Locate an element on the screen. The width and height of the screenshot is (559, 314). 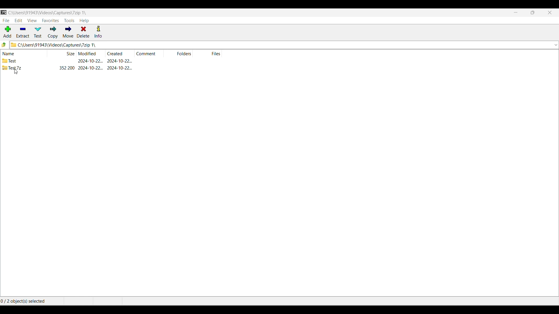
View is located at coordinates (32, 20).